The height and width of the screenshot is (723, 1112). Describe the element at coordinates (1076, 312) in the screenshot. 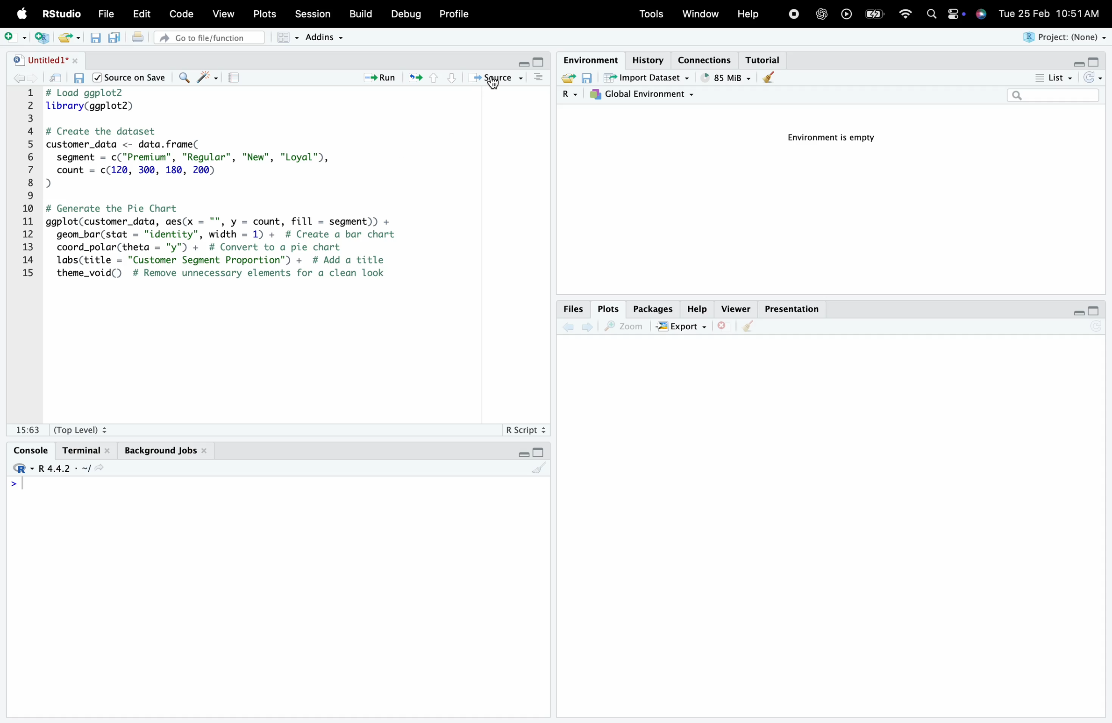

I see `minimise` at that location.